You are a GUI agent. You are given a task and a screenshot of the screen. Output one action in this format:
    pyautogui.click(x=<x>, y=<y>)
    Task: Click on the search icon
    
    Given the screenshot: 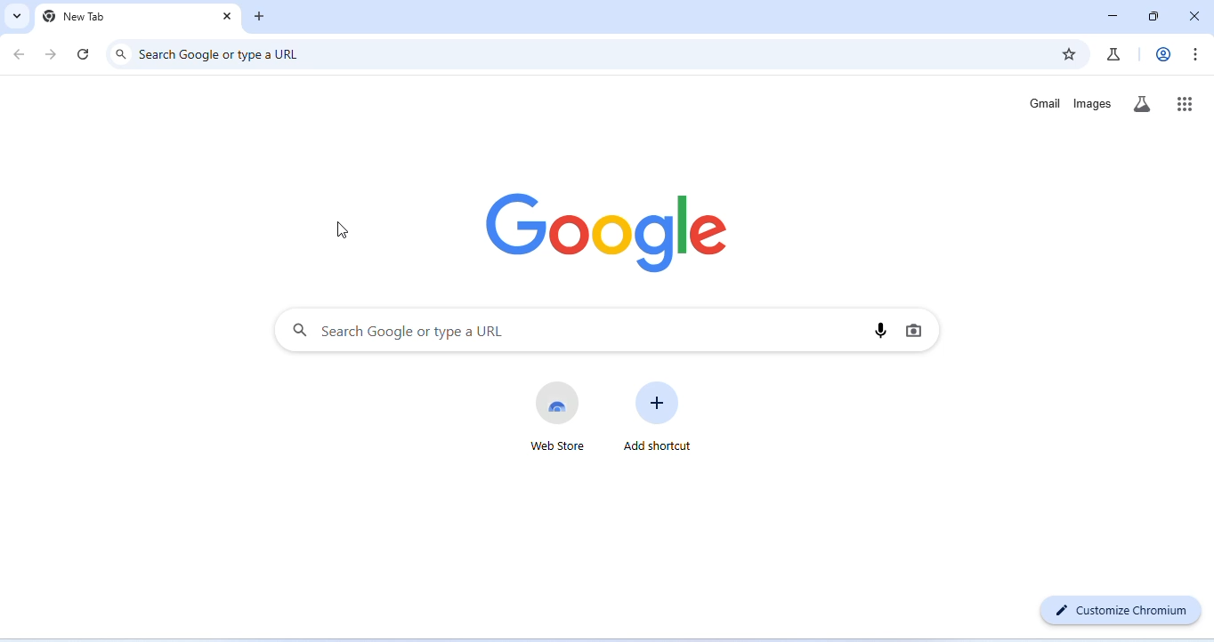 What is the action you would take?
    pyautogui.click(x=123, y=55)
    